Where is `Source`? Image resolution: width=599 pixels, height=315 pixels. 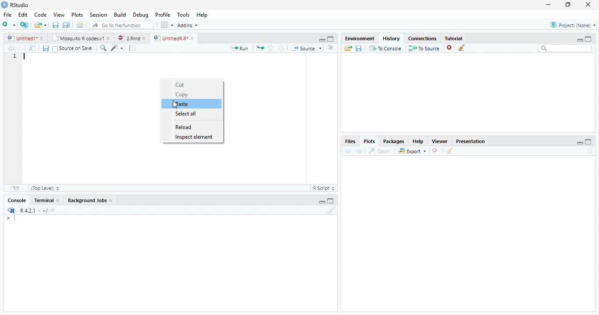 Source is located at coordinates (306, 48).